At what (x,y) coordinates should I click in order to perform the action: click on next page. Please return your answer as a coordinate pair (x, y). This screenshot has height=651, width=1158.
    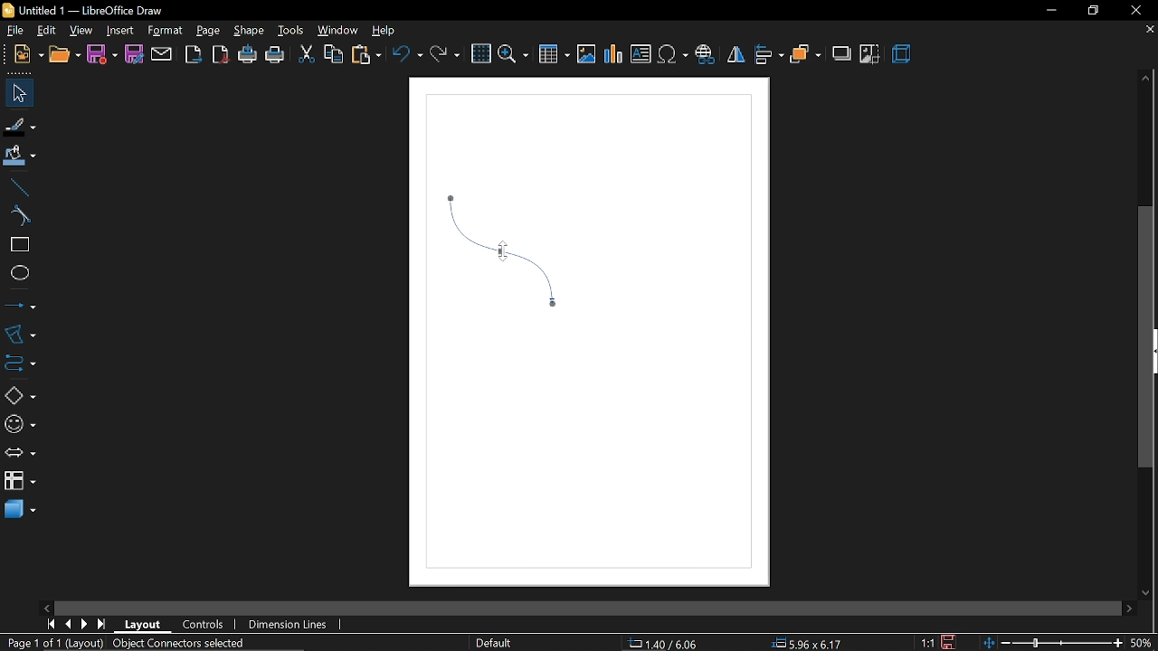
    Looking at the image, I should click on (84, 624).